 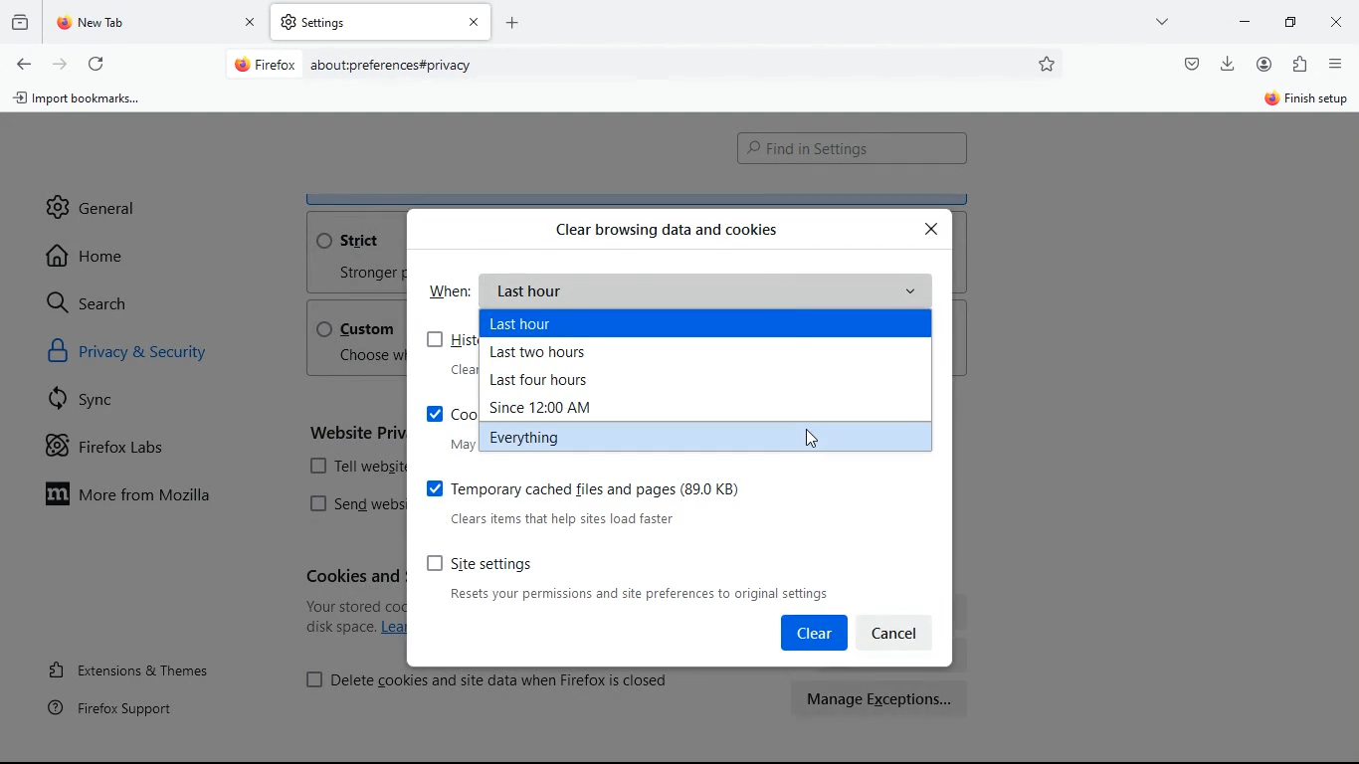 I want to click on when, so click(x=451, y=289).